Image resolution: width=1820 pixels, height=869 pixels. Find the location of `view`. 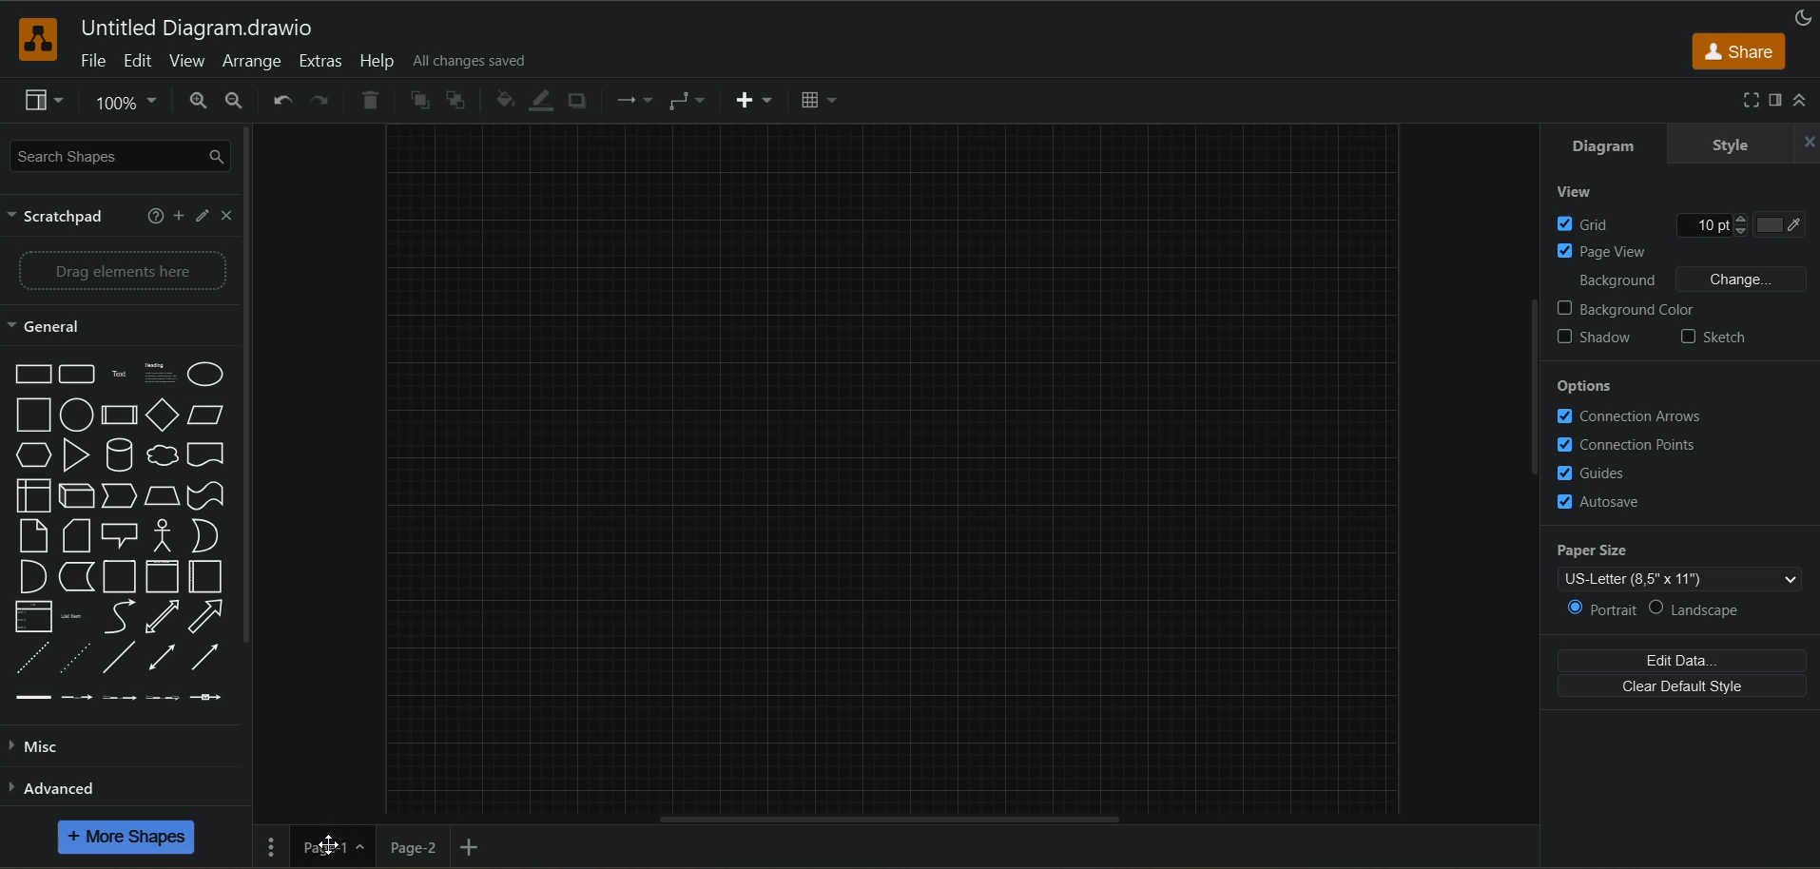

view is located at coordinates (189, 62).